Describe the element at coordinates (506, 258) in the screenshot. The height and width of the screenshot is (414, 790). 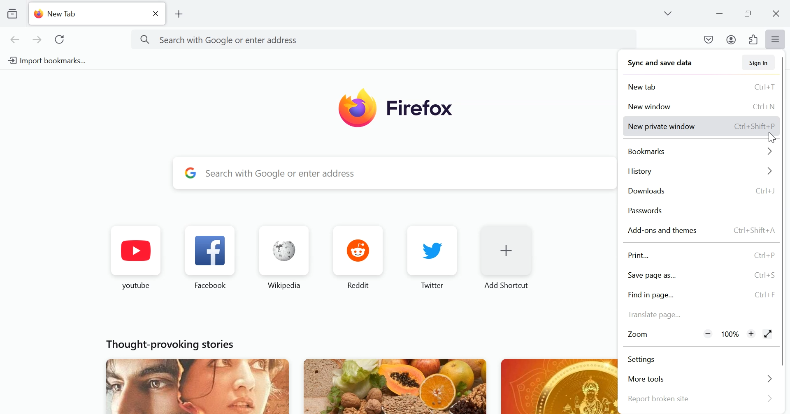
I see `Add shortcut` at that location.